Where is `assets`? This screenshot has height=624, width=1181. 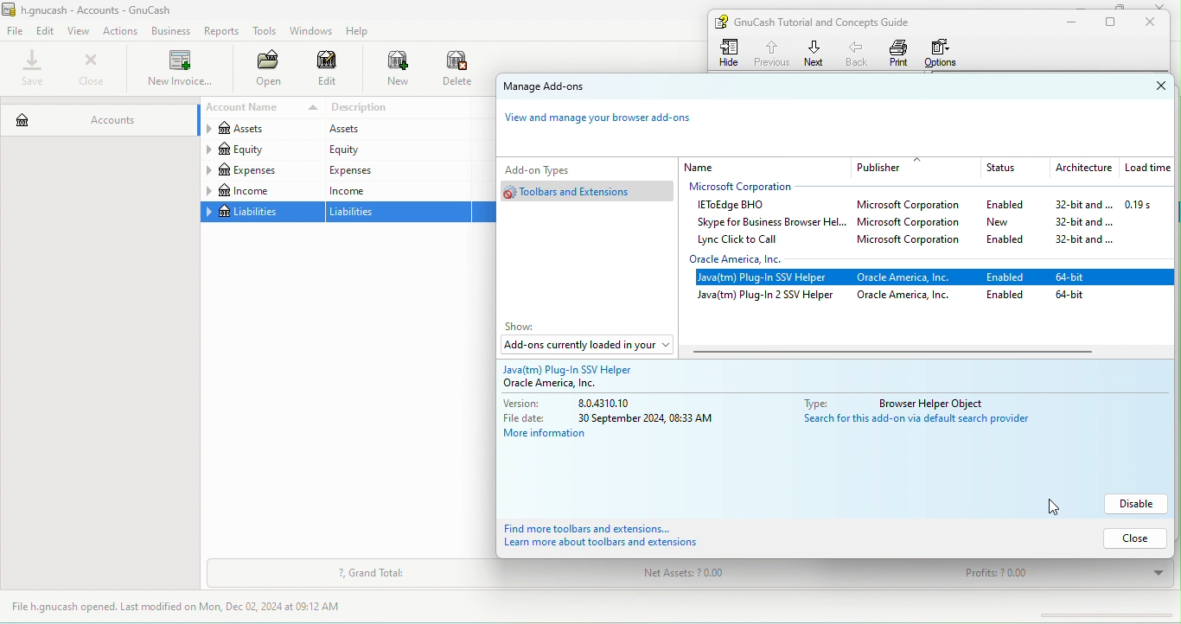
assets is located at coordinates (259, 131).